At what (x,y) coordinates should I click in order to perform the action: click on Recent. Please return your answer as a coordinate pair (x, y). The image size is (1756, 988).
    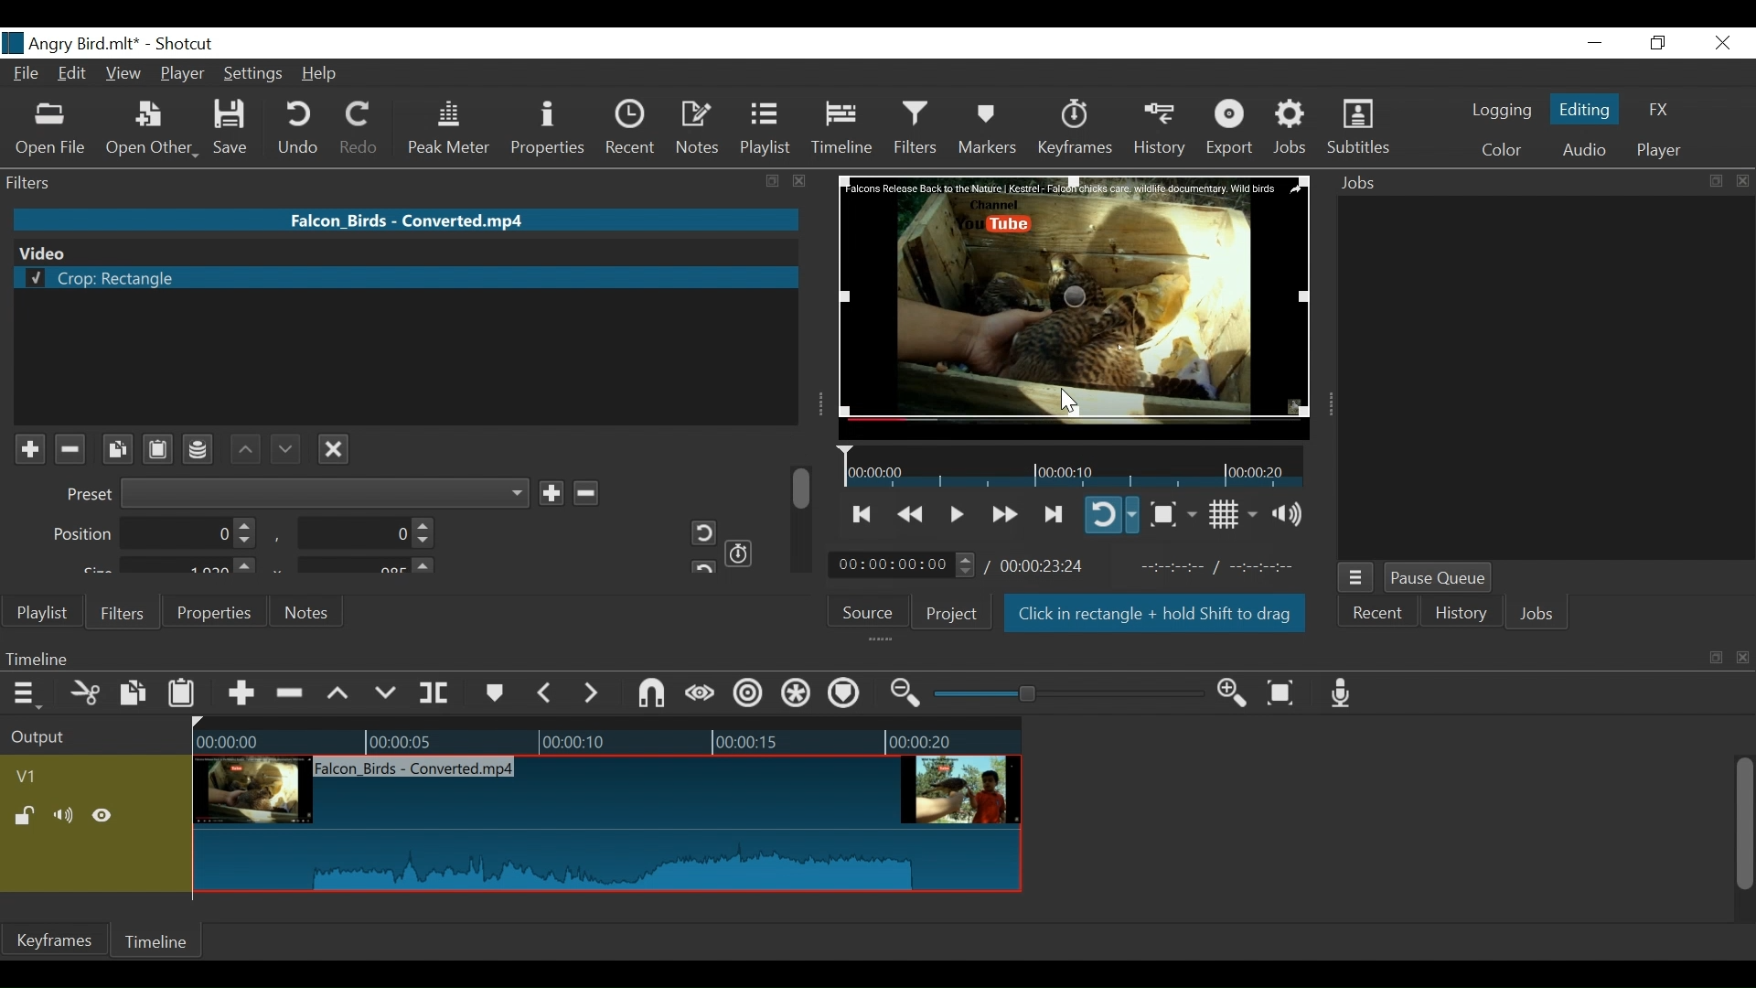
    Looking at the image, I should click on (635, 128).